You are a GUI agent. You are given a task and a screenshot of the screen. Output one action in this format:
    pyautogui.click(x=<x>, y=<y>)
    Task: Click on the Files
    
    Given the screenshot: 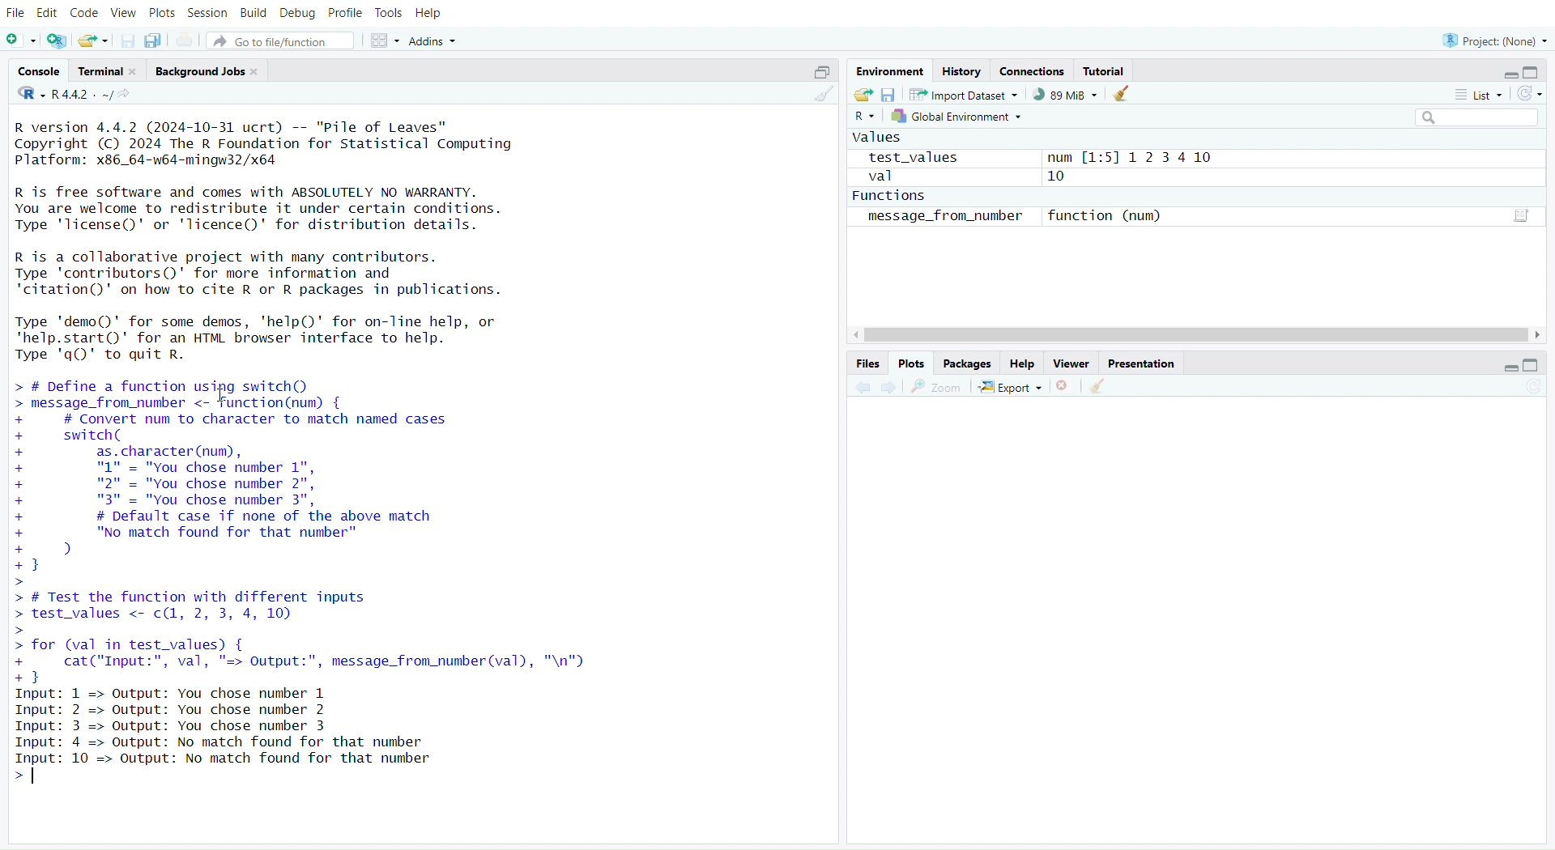 What is the action you would take?
    pyautogui.click(x=867, y=362)
    